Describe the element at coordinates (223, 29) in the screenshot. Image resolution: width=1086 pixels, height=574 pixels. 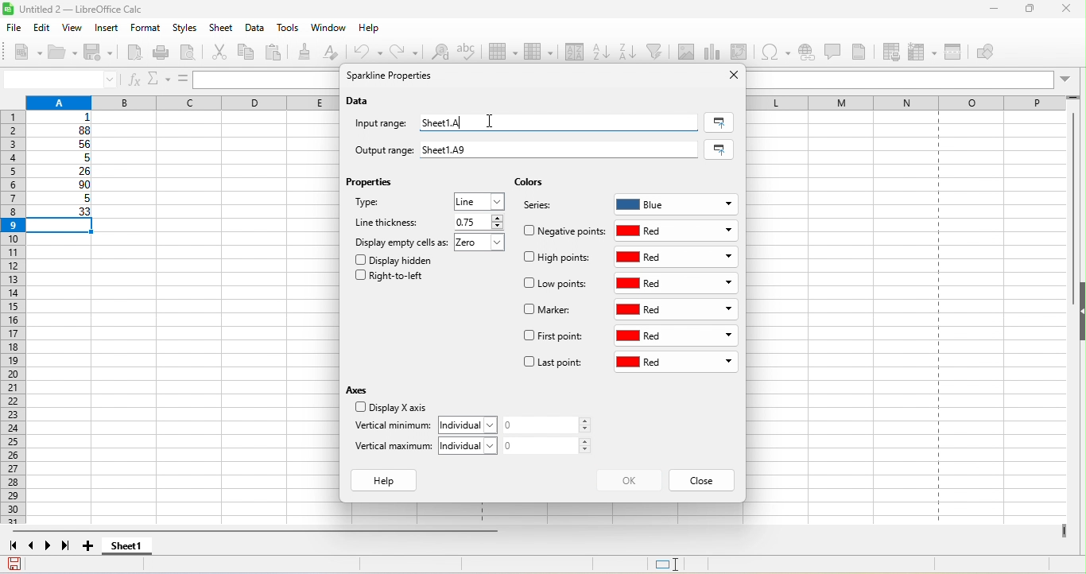
I see `sheet` at that location.